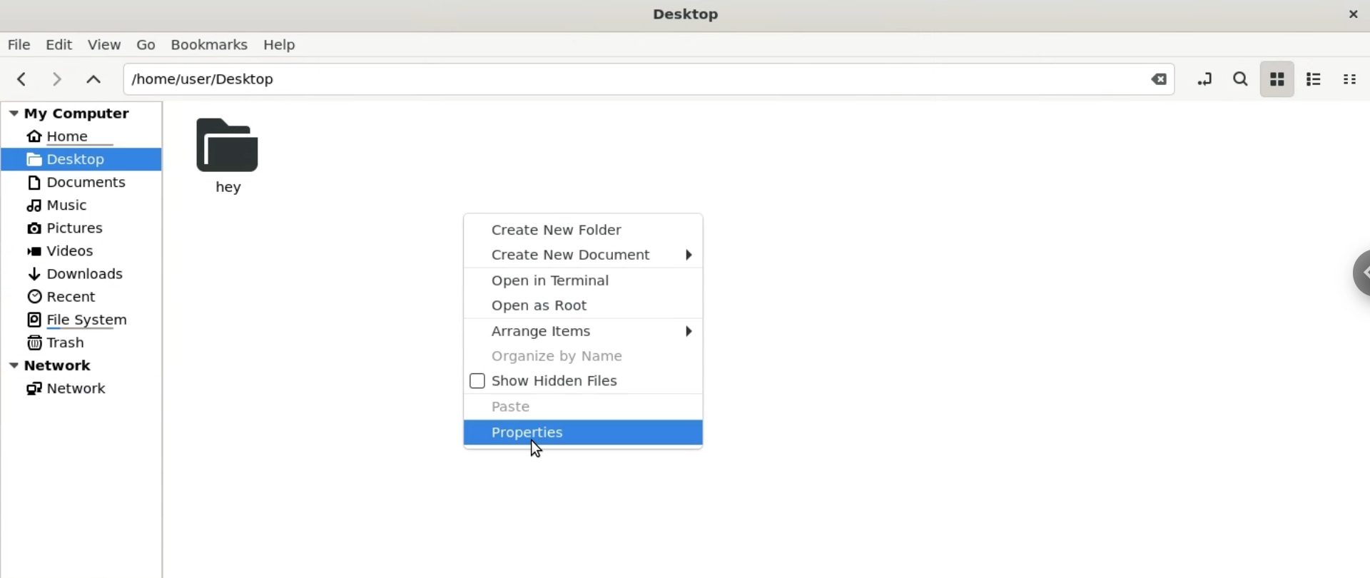 This screenshot has width=1370, height=578. I want to click on desktop, so click(689, 15).